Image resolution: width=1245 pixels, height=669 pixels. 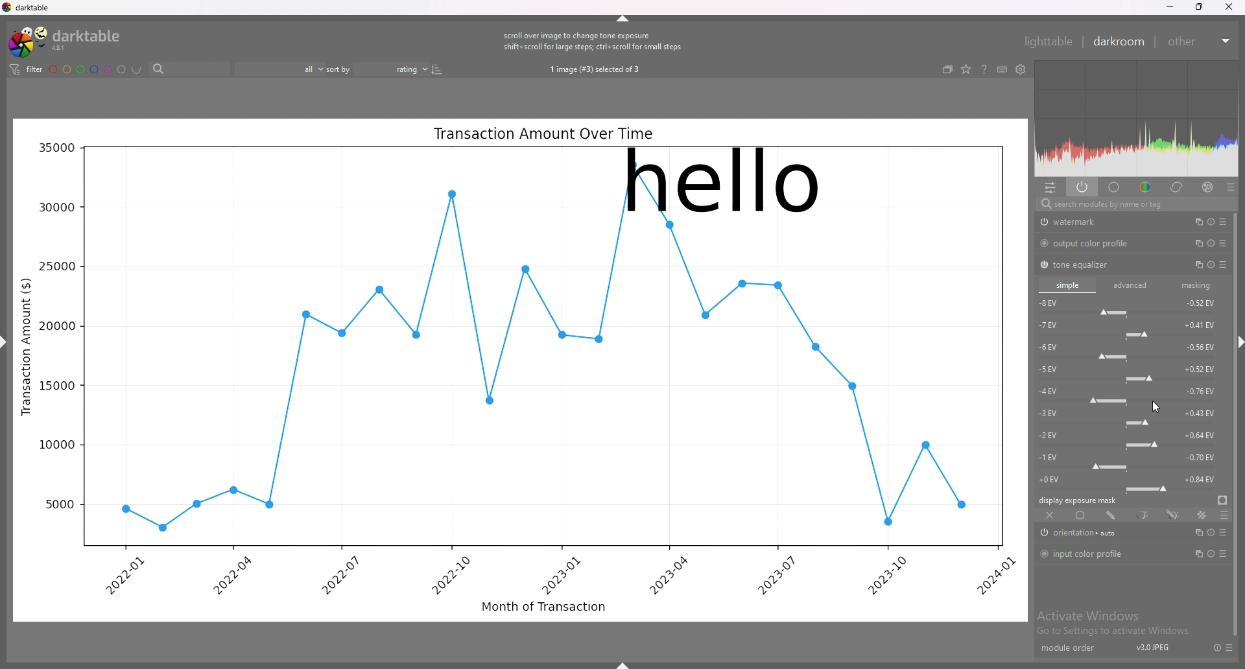 I want to click on Activate Windows, so click(x=1089, y=615).